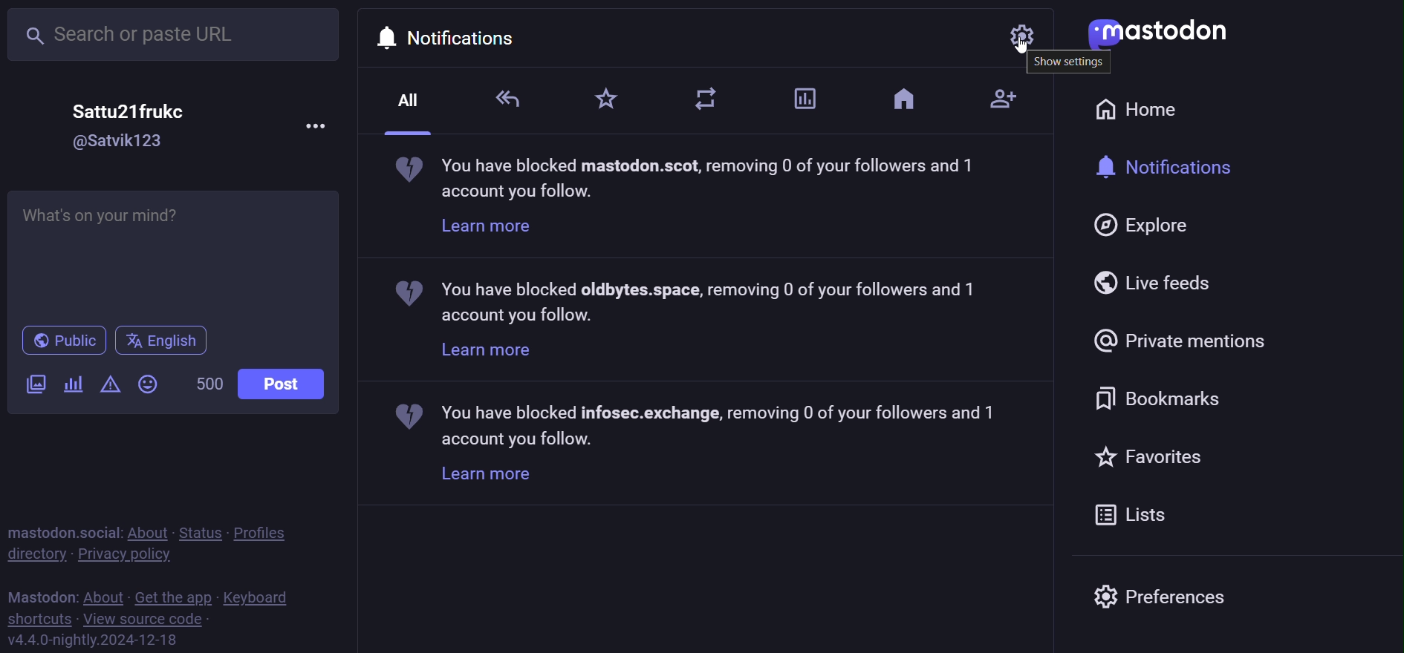  I want to click on Search or paste URL, so click(175, 35).